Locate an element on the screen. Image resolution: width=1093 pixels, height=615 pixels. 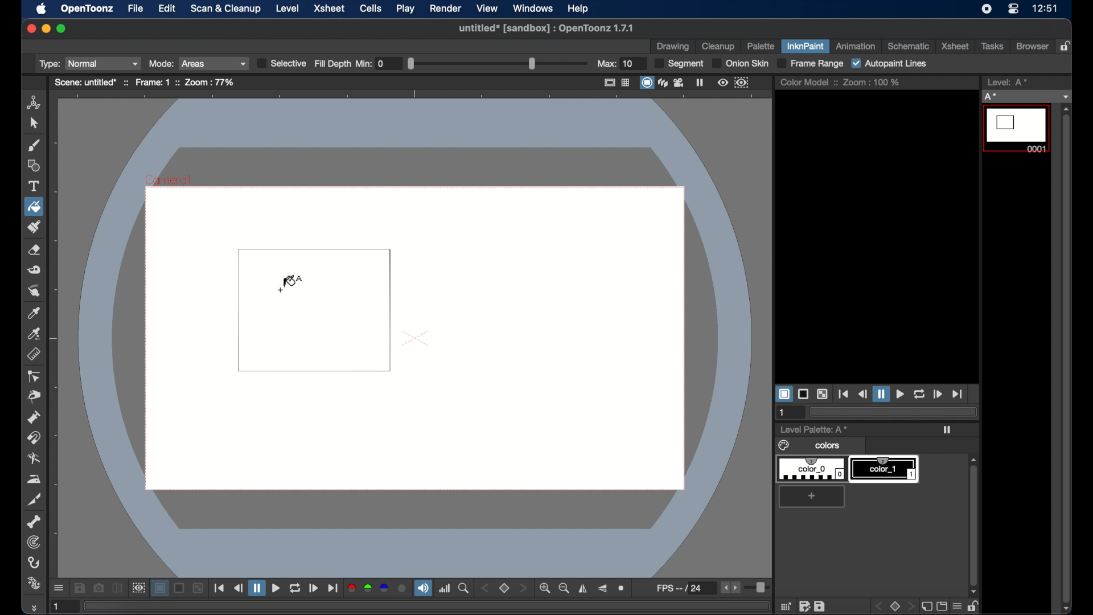
level strip is located at coordinates (1009, 82).